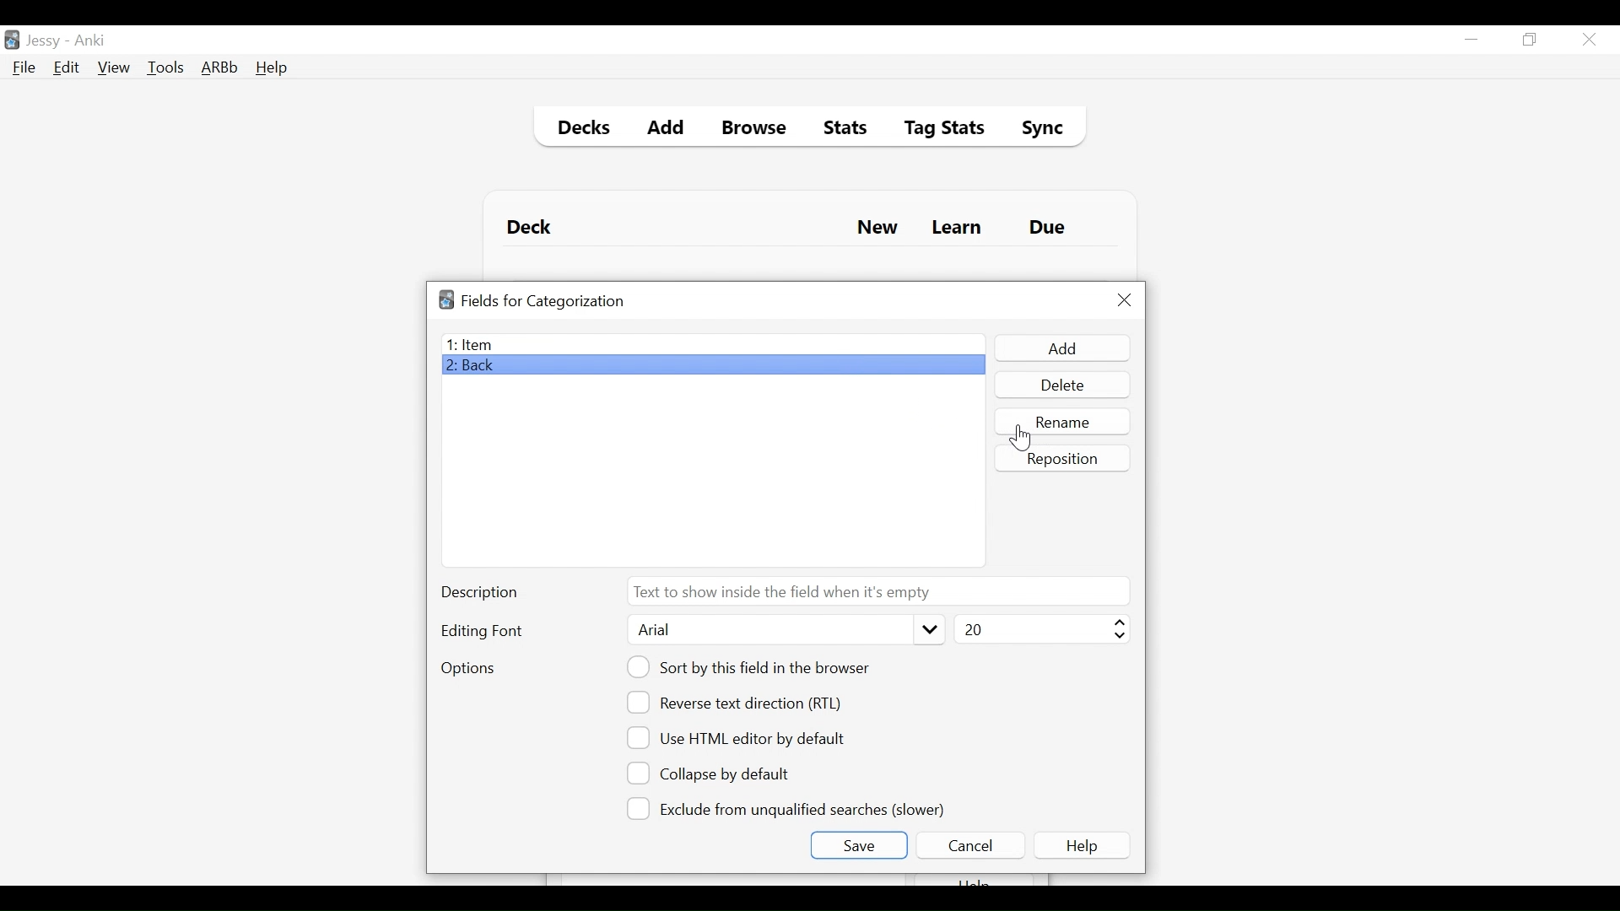 The width and height of the screenshot is (1620, 911). Describe the element at coordinates (789, 807) in the screenshot. I see `(un)select Exclude from unqualified searches` at that location.